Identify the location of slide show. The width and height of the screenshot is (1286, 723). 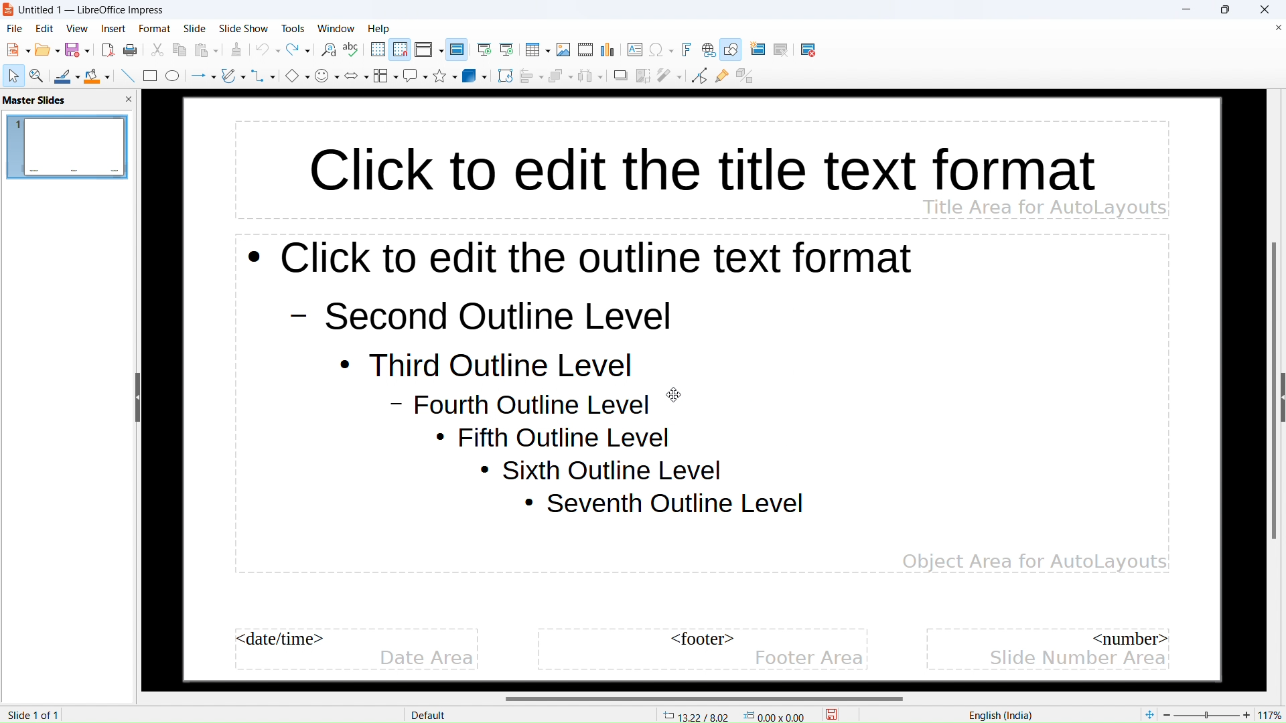
(244, 28).